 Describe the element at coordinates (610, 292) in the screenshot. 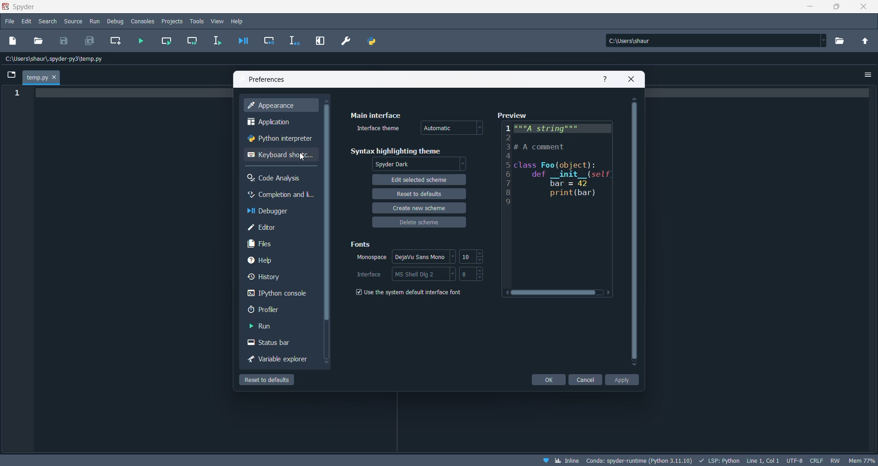

I see `move right` at that location.